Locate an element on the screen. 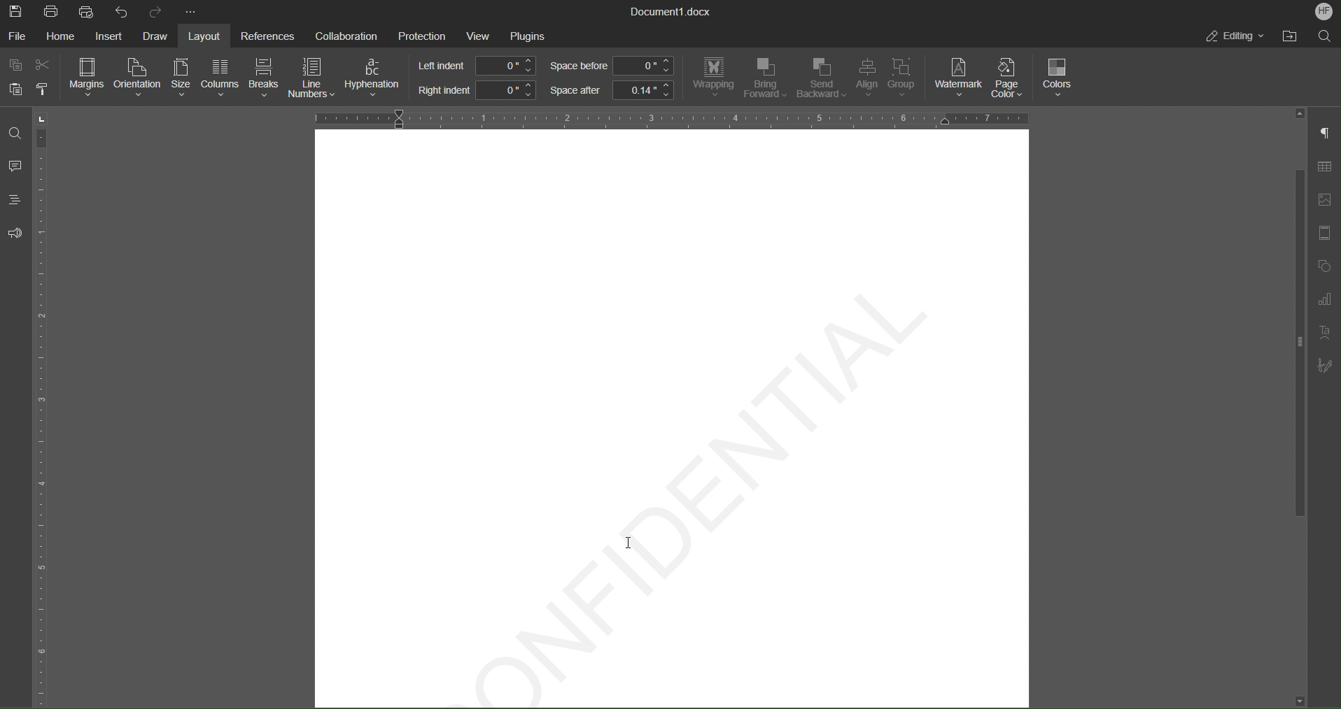 Image resolution: width=1341 pixels, height=709 pixels. Shape Menu is located at coordinates (1323, 268).